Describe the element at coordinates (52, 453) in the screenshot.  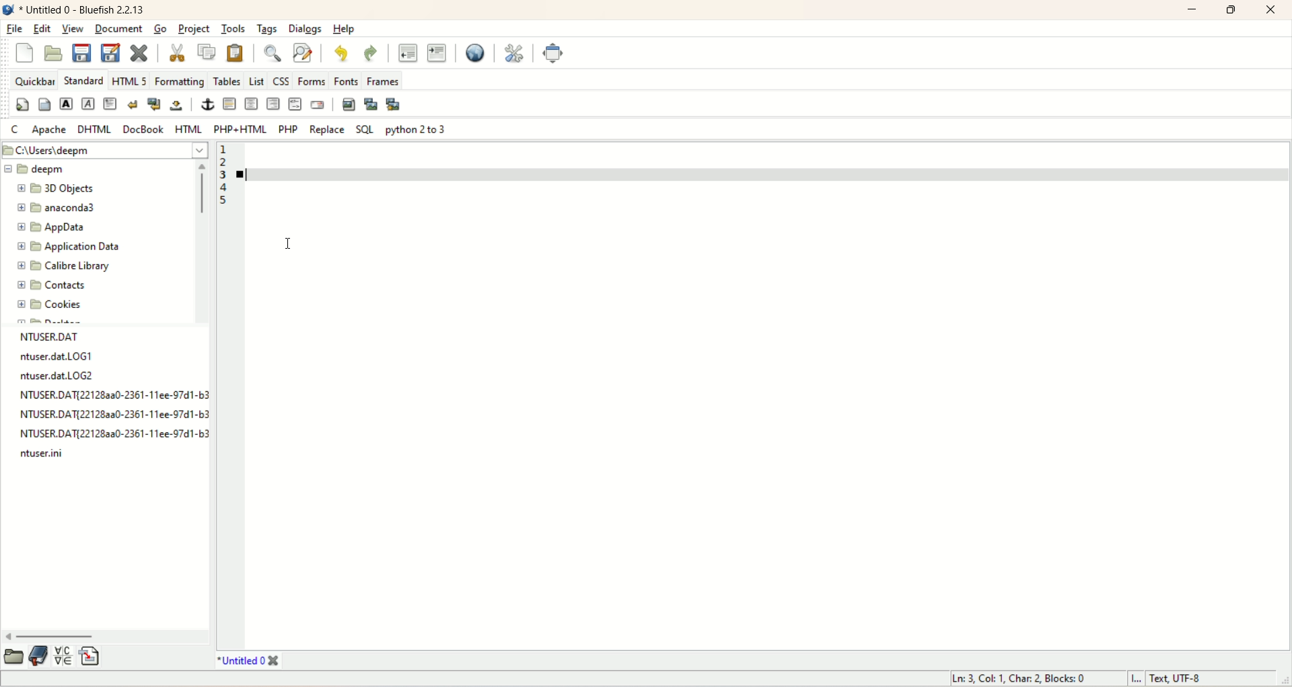
I see `file name` at that location.